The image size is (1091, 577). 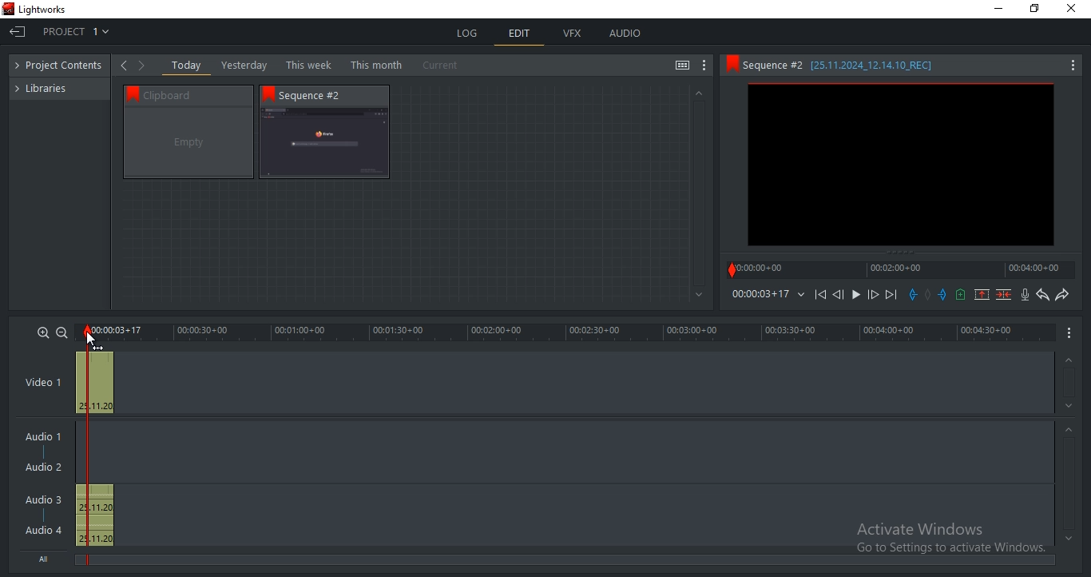 I want to click on Close, so click(x=1074, y=9).